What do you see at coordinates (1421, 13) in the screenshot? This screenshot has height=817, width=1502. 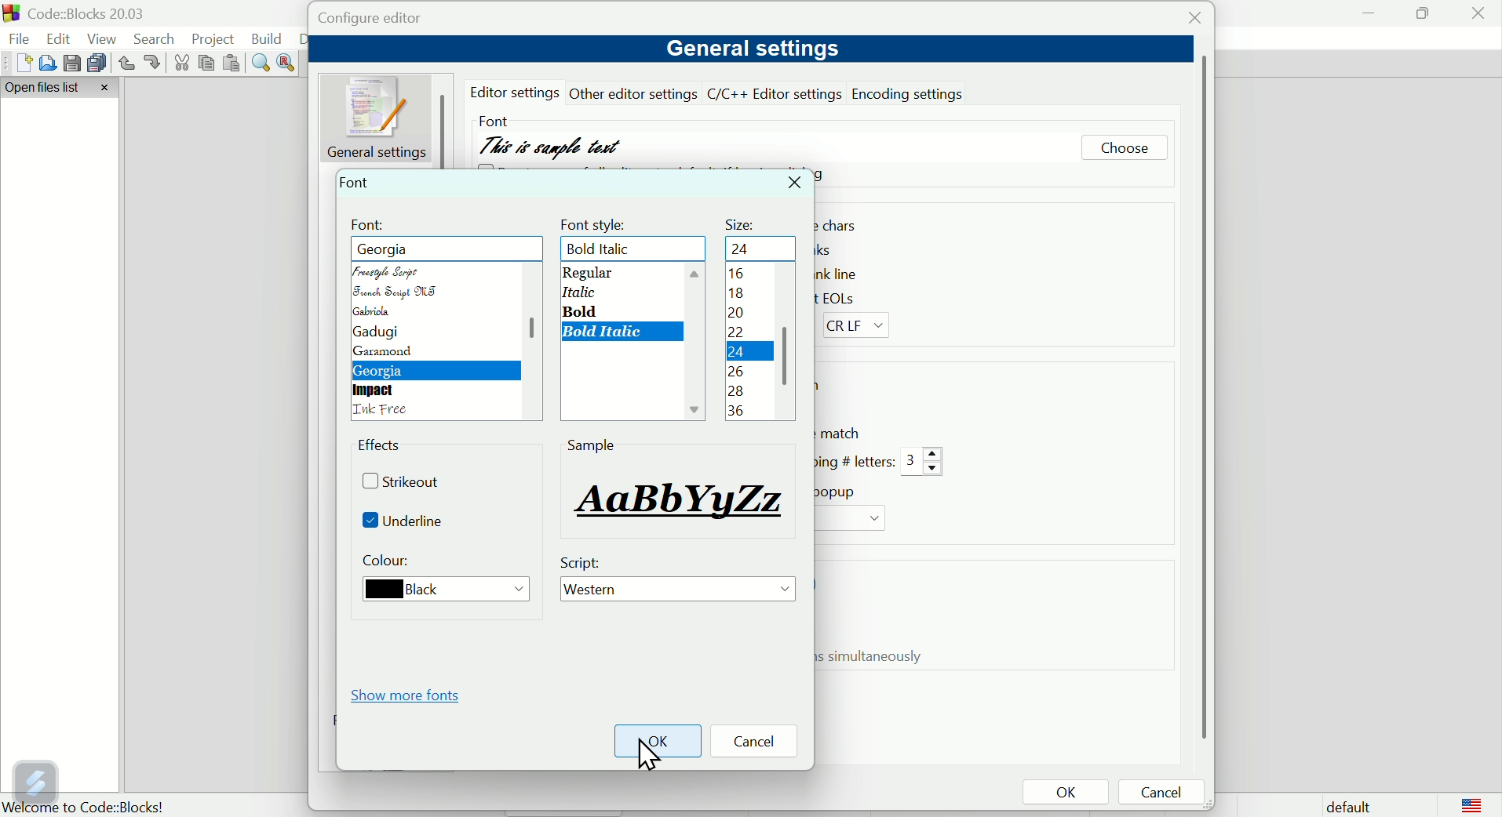 I see `maximise` at bounding box center [1421, 13].